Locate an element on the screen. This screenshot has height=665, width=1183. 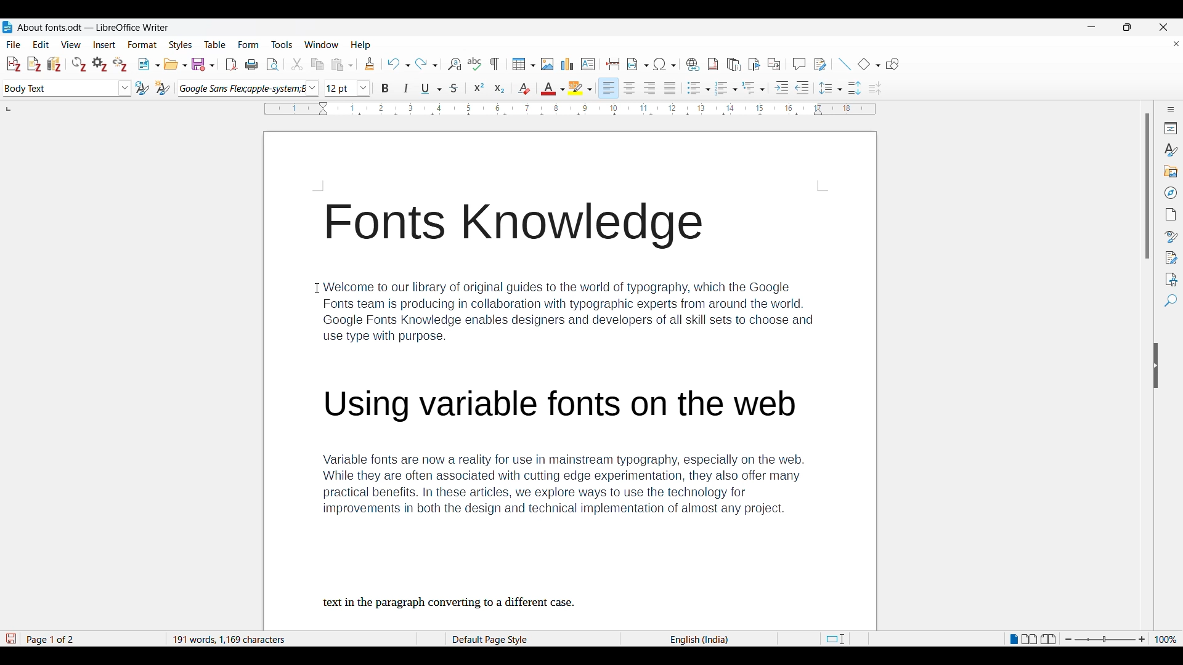
Copy is located at coordinates (317, 64).